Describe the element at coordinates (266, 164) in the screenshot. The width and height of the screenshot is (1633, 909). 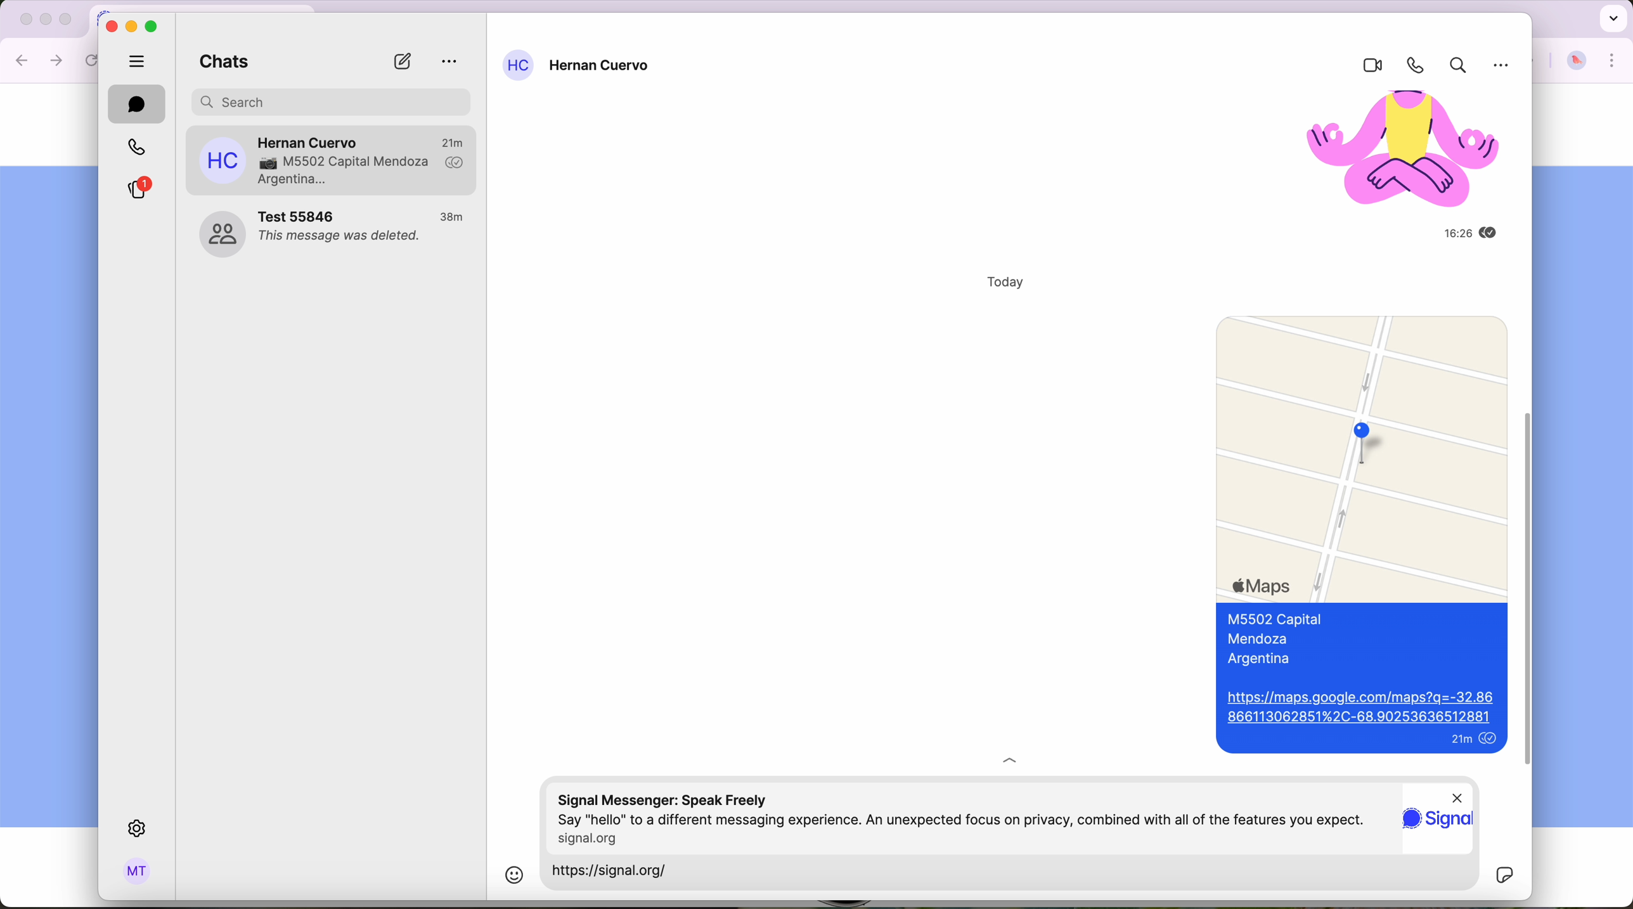
I see `camera emoji` at that location.